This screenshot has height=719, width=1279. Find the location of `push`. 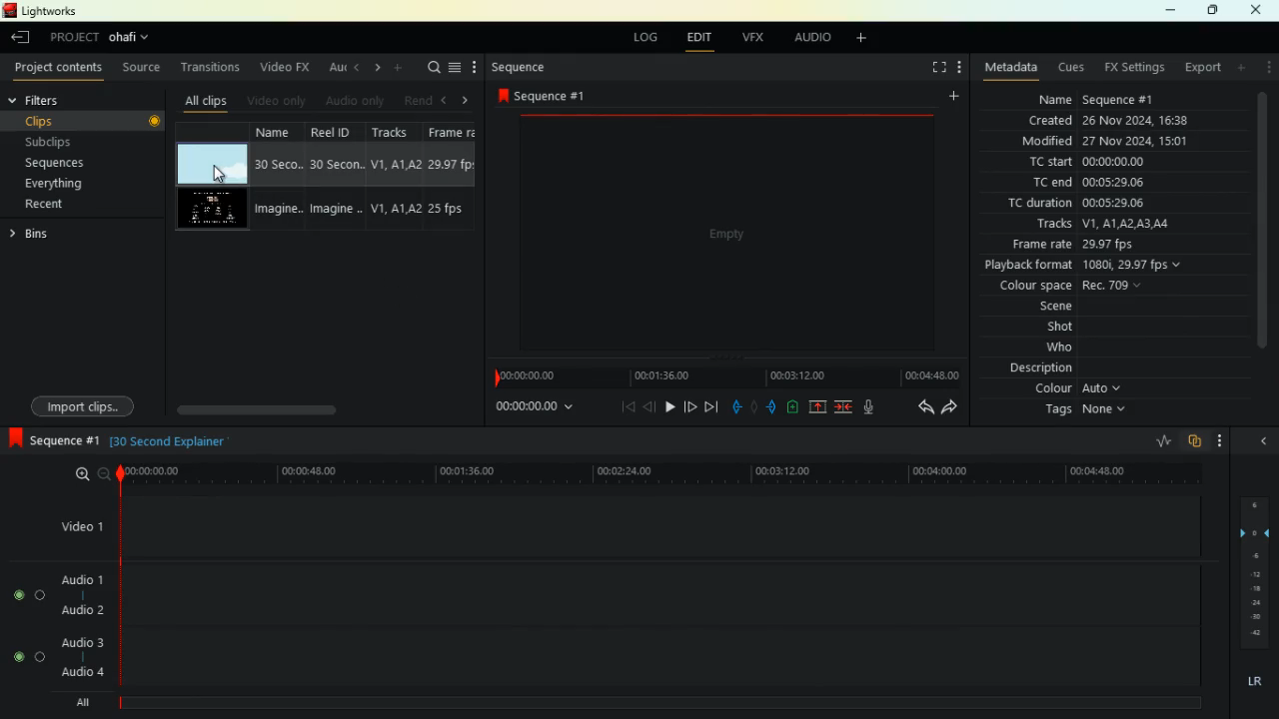

push is located at coordinates (772, 406).